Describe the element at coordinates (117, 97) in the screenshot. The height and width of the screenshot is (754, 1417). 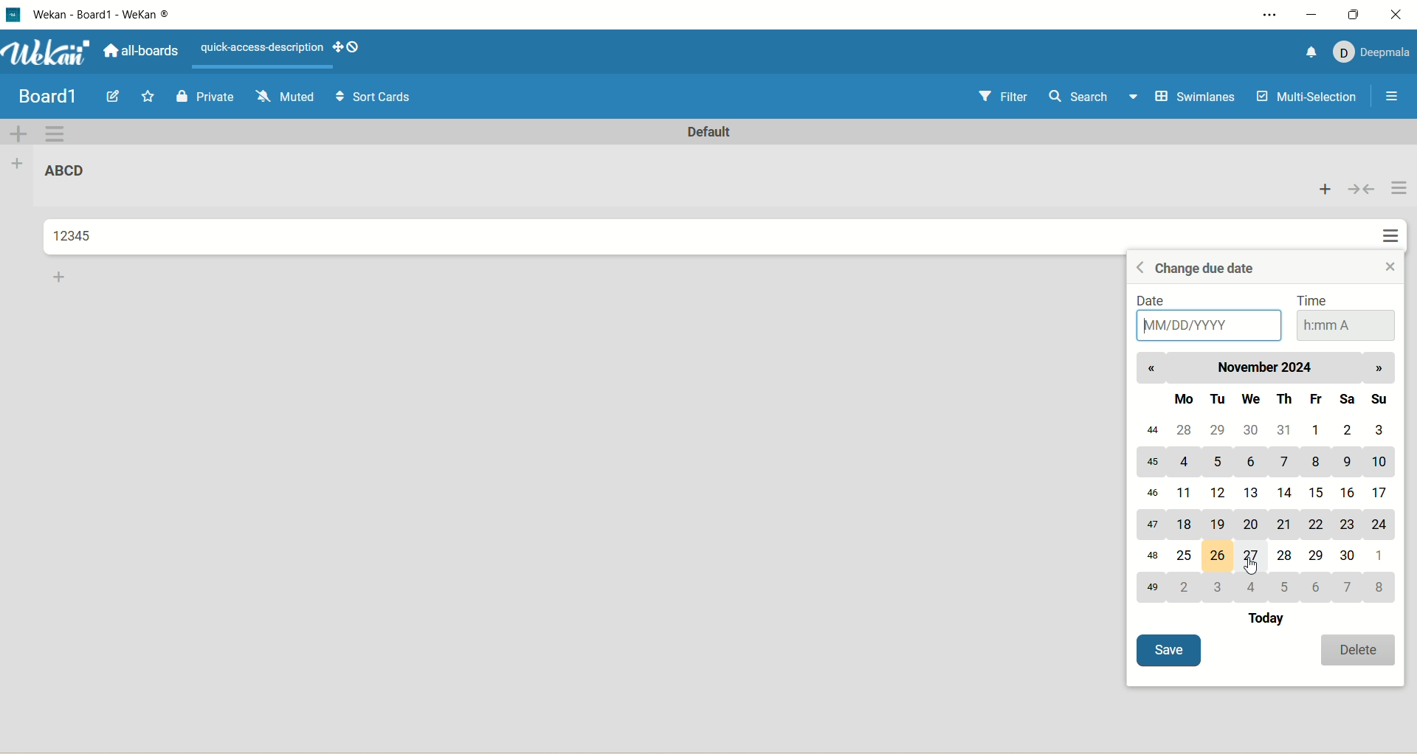
I see `edit` at that location.